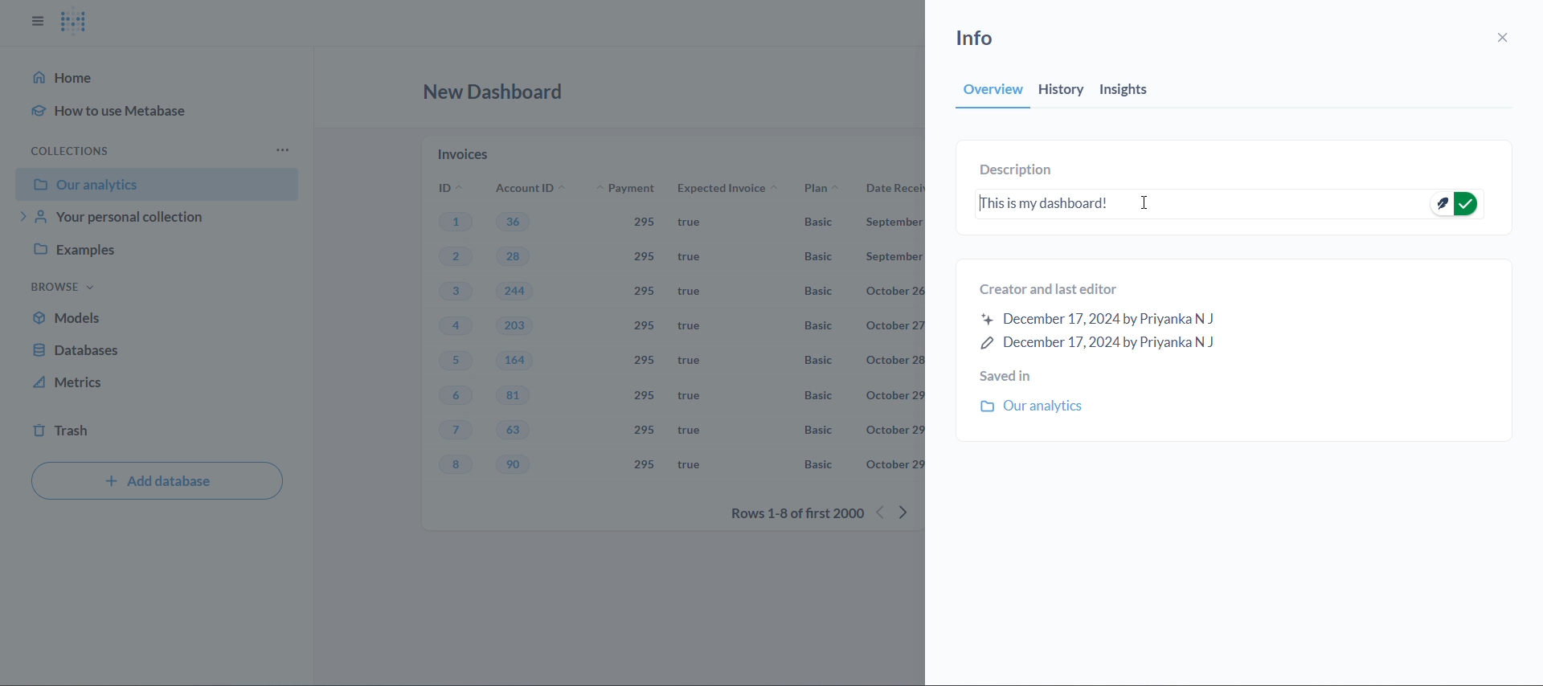  Describe the element at coordinates (455, 397) in the screenshot. I see `6` at that location.